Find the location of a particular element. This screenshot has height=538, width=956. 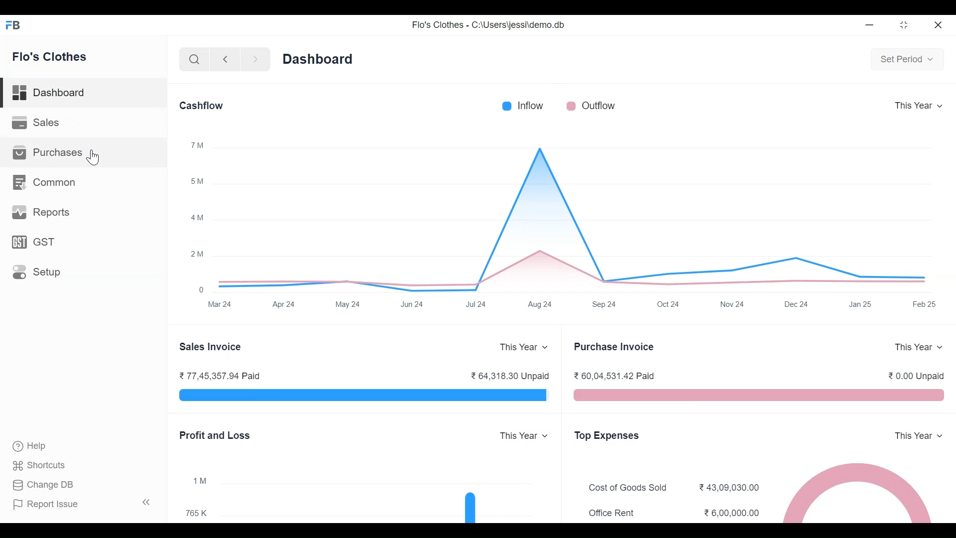

Frappe Desktop icon is located at coordinates (15, 26).